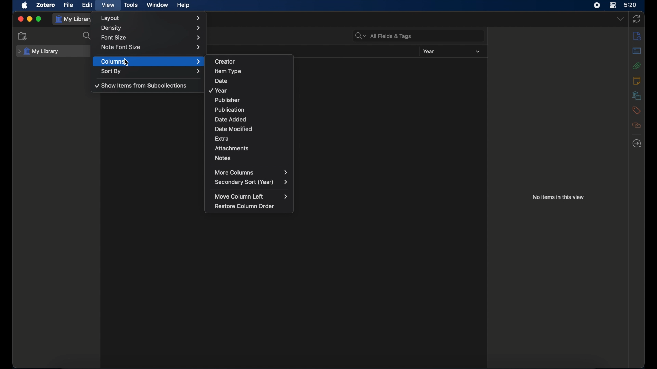  I want to click on close, so click(21, 19).